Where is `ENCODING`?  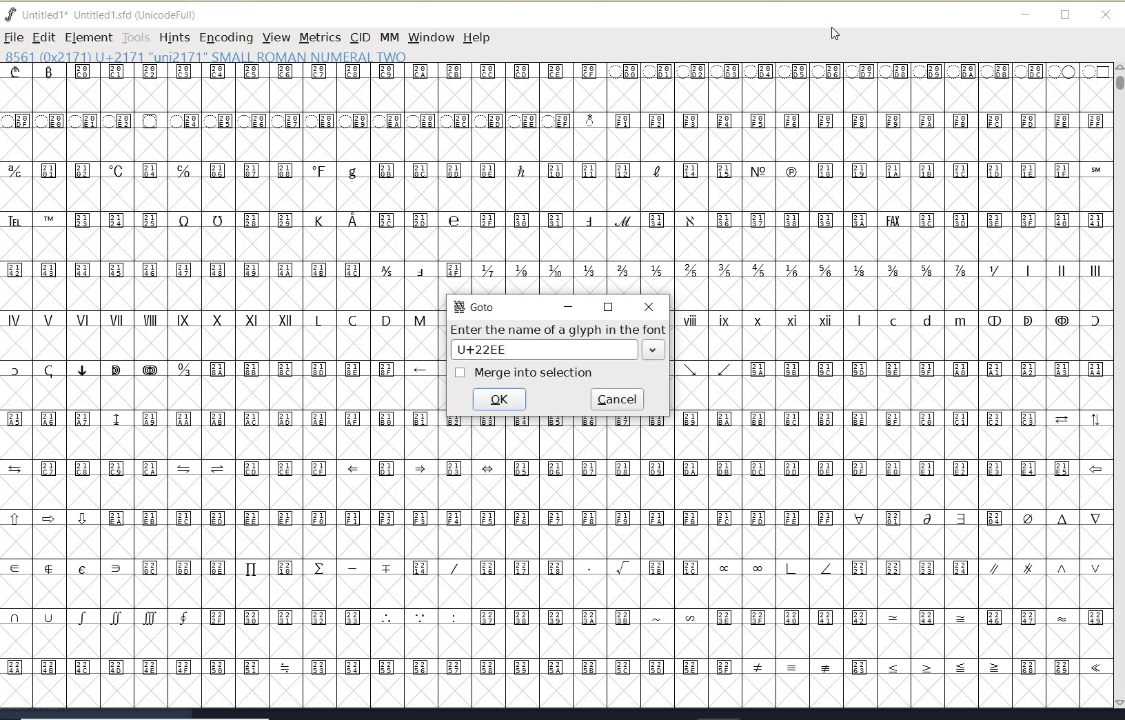
ENCODING is located at coordinates (226, 38).